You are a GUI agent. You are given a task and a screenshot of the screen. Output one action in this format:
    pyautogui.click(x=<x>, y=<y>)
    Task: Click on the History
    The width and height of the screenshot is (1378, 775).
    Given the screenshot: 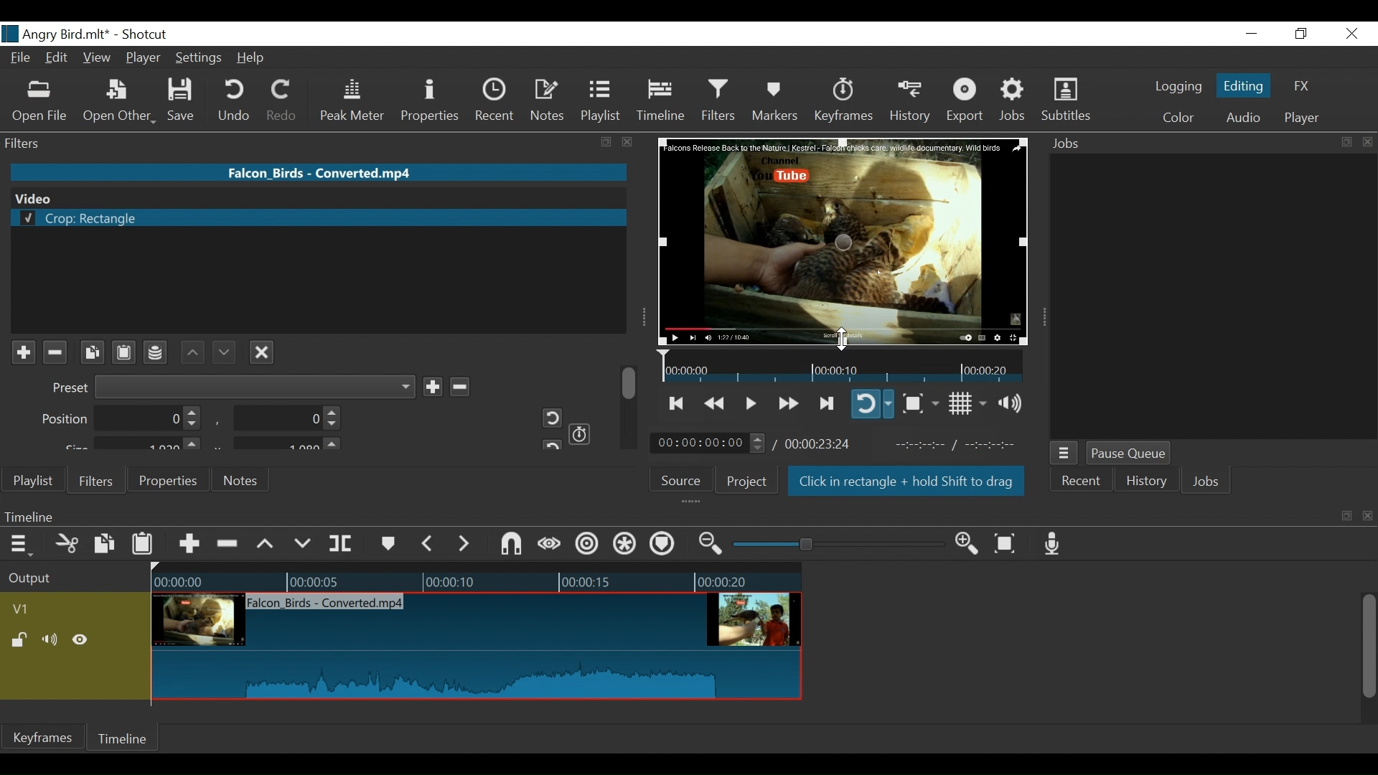 What is the action you would take?
    pyautogui.click(x=1147, y=483)
    